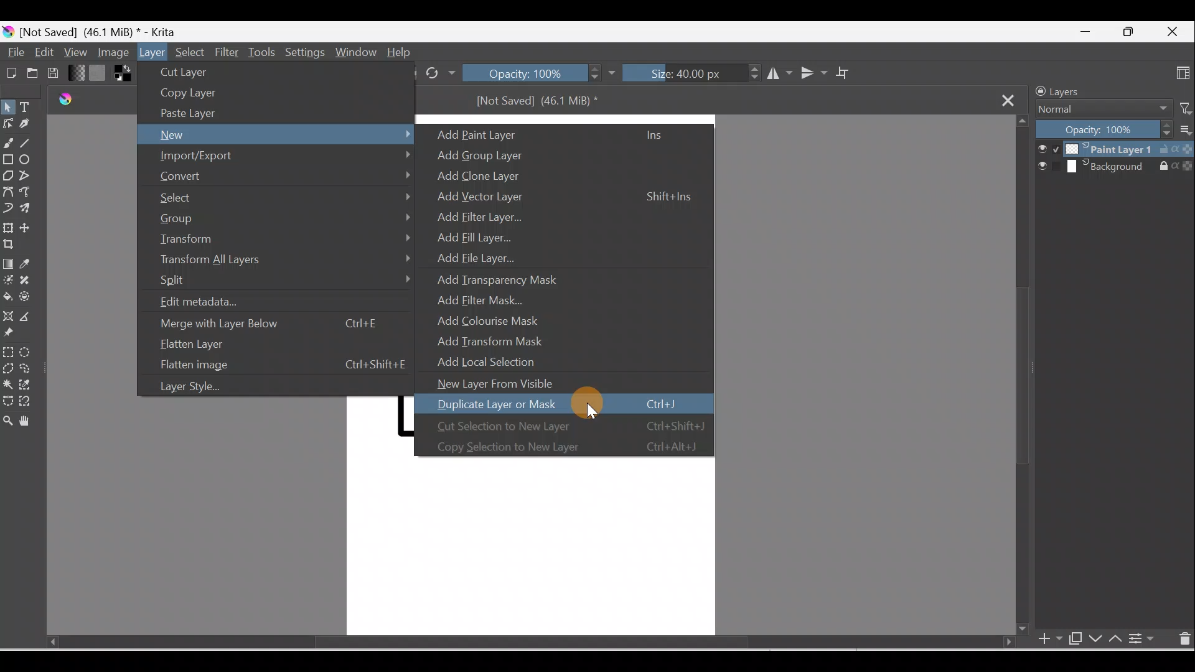 This screenshot has width=1195, height=672. Describe the element at coordinates (466, 255) in the screenshot. I see `Add file layer` at that location.